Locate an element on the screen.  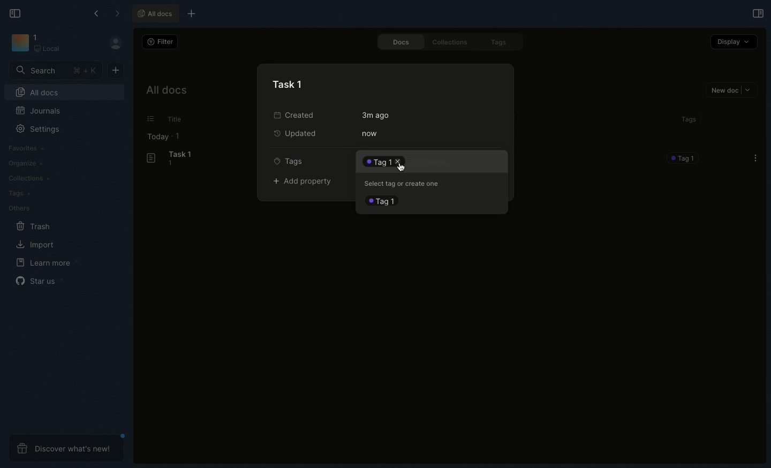
Display + is located at coordinates (733, 43).